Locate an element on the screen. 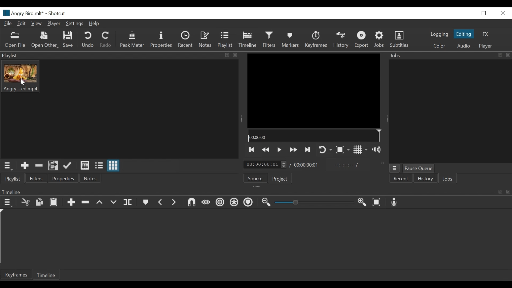  Job menu is located at coordinates (395, 169).